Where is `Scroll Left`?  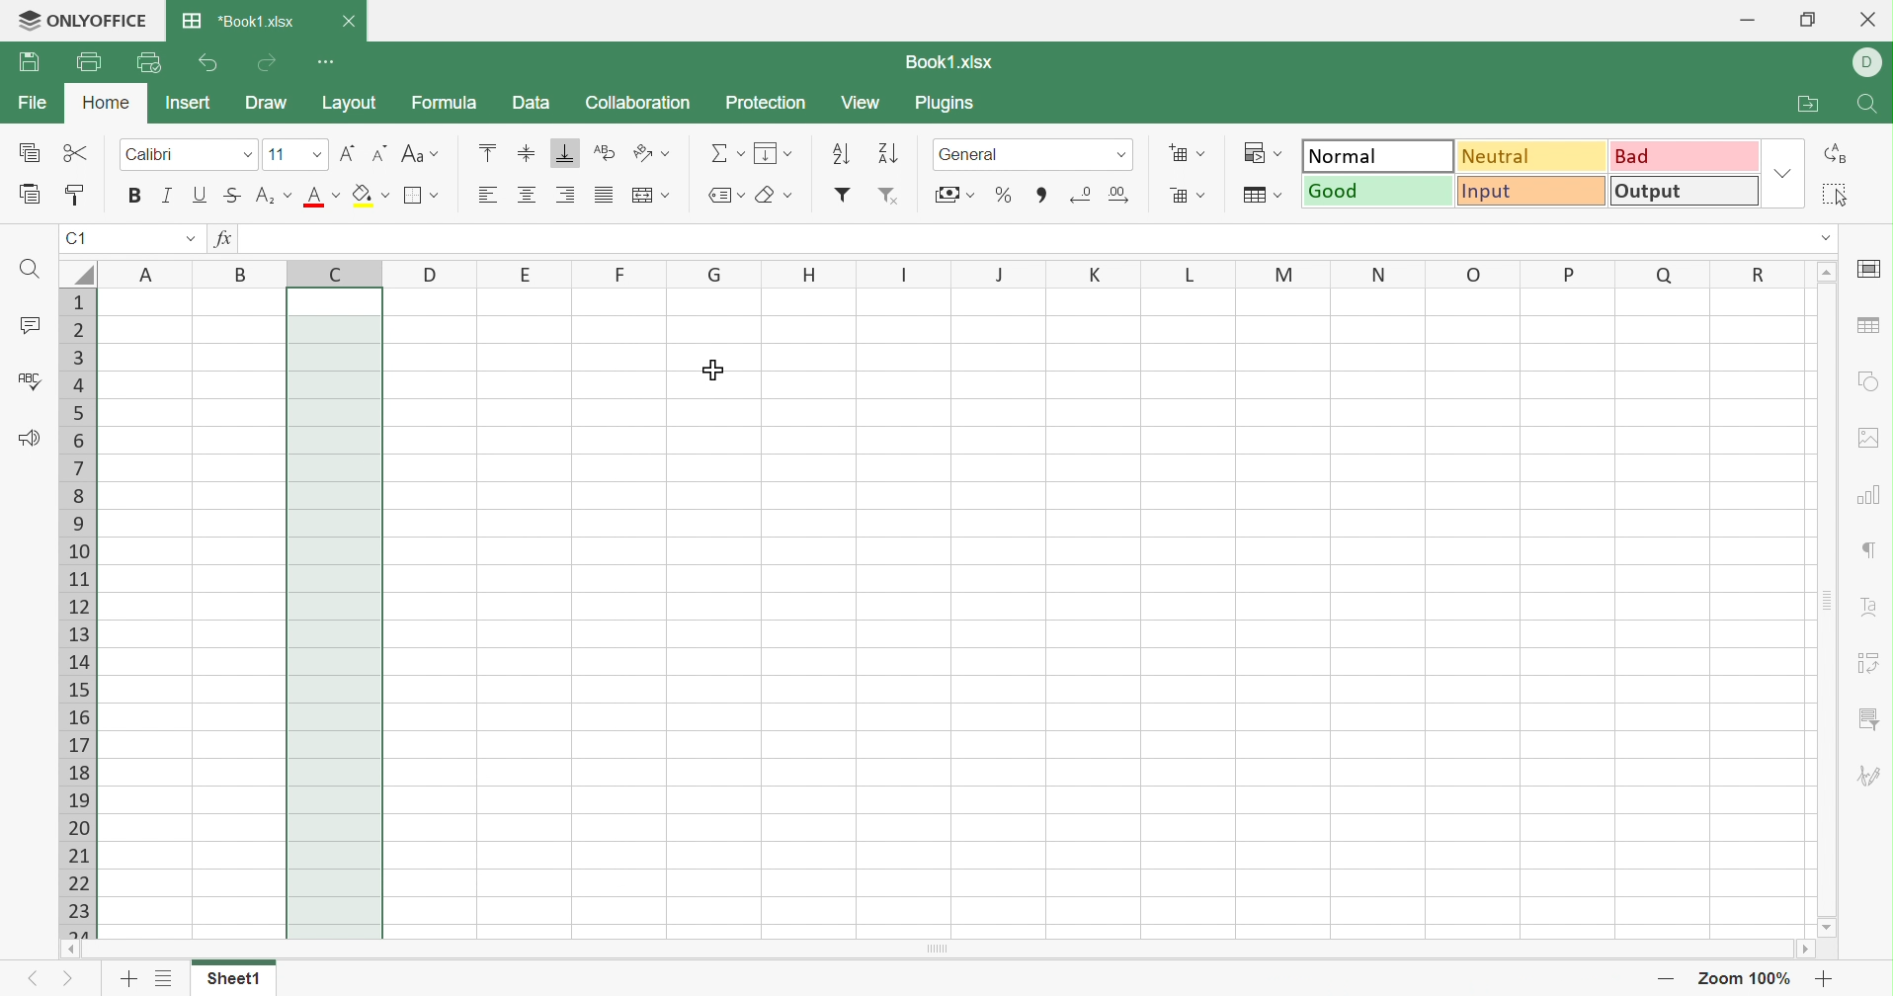
Scroll Left is located at coordinates (70, 949).